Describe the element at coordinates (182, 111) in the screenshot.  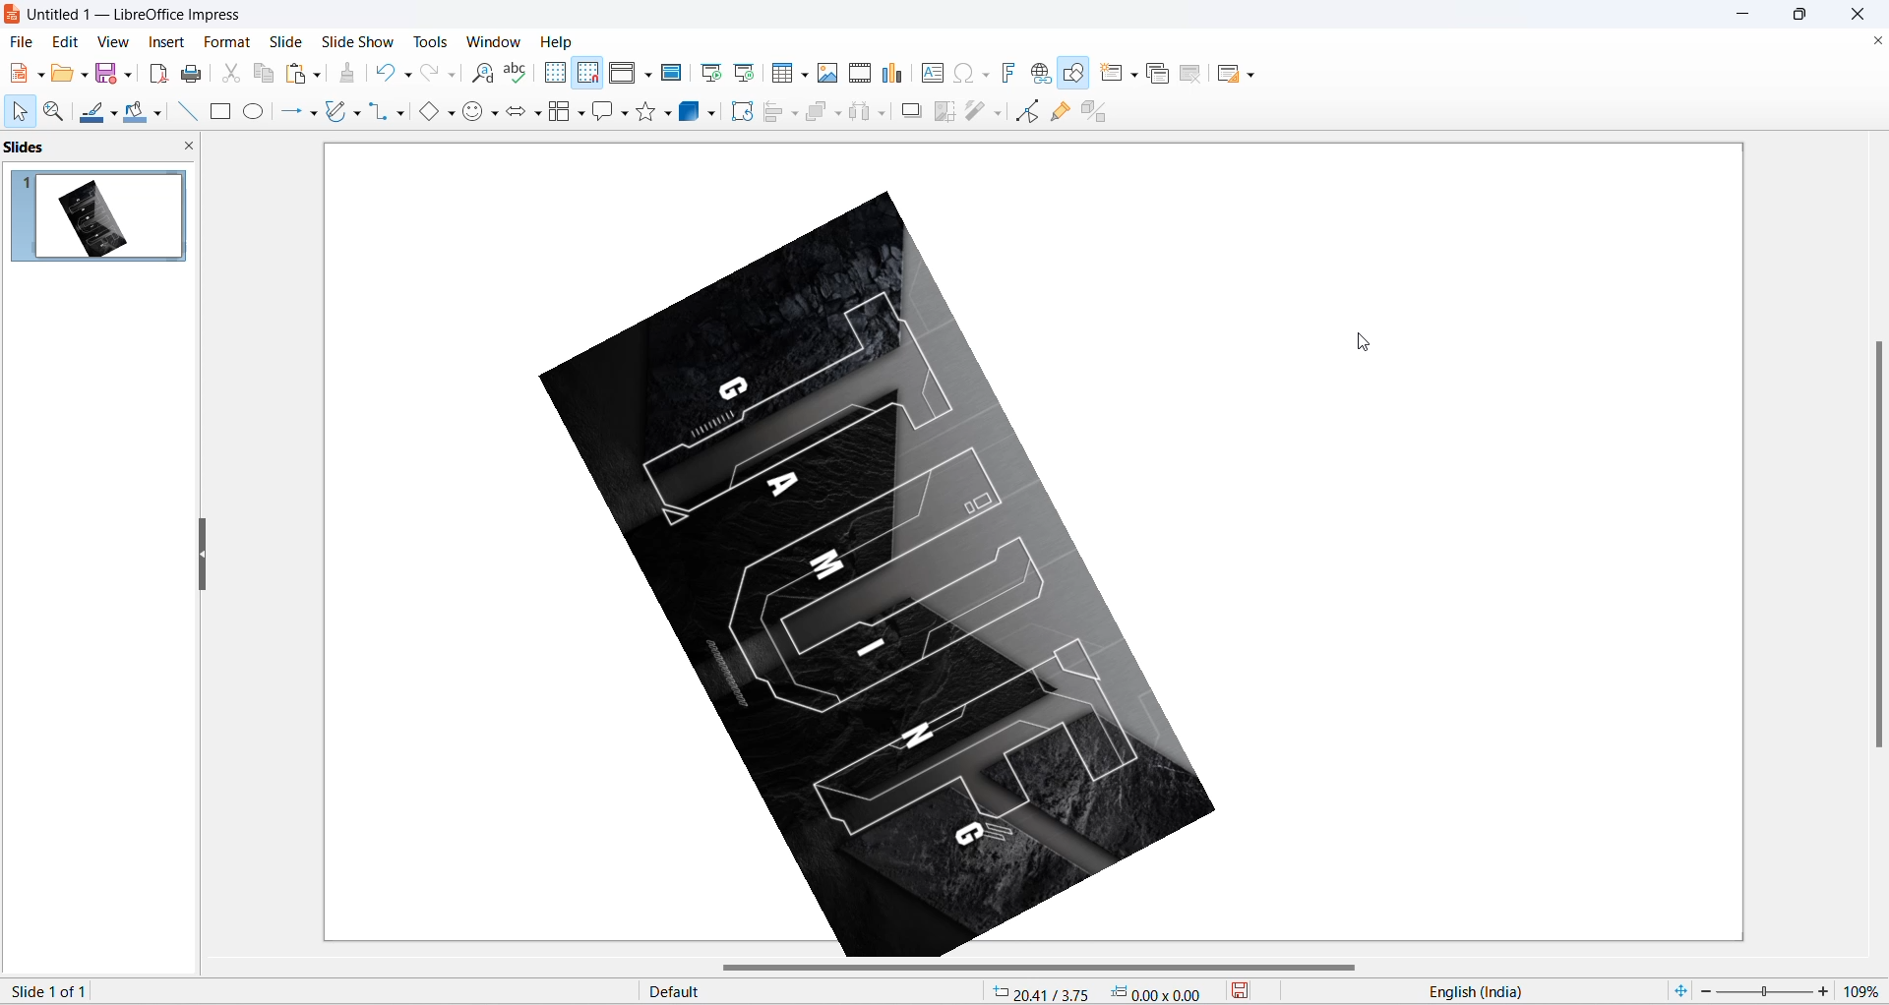
I see `line` at that location.